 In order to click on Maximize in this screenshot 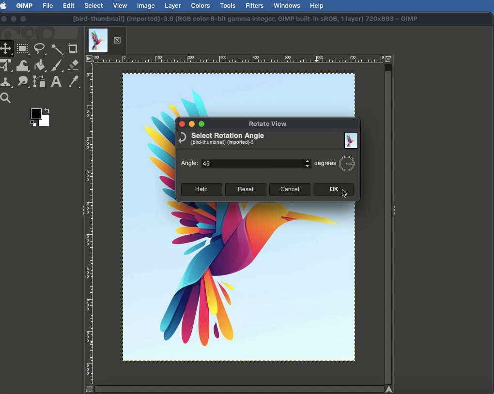, I will do `click(23, 20)`.